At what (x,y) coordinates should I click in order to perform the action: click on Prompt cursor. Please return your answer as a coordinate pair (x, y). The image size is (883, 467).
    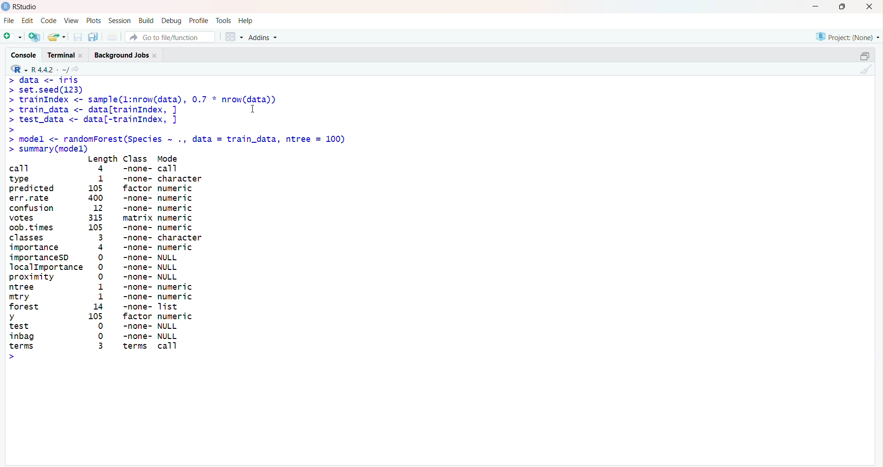
    Looking at the image, I should click on (11, 120).